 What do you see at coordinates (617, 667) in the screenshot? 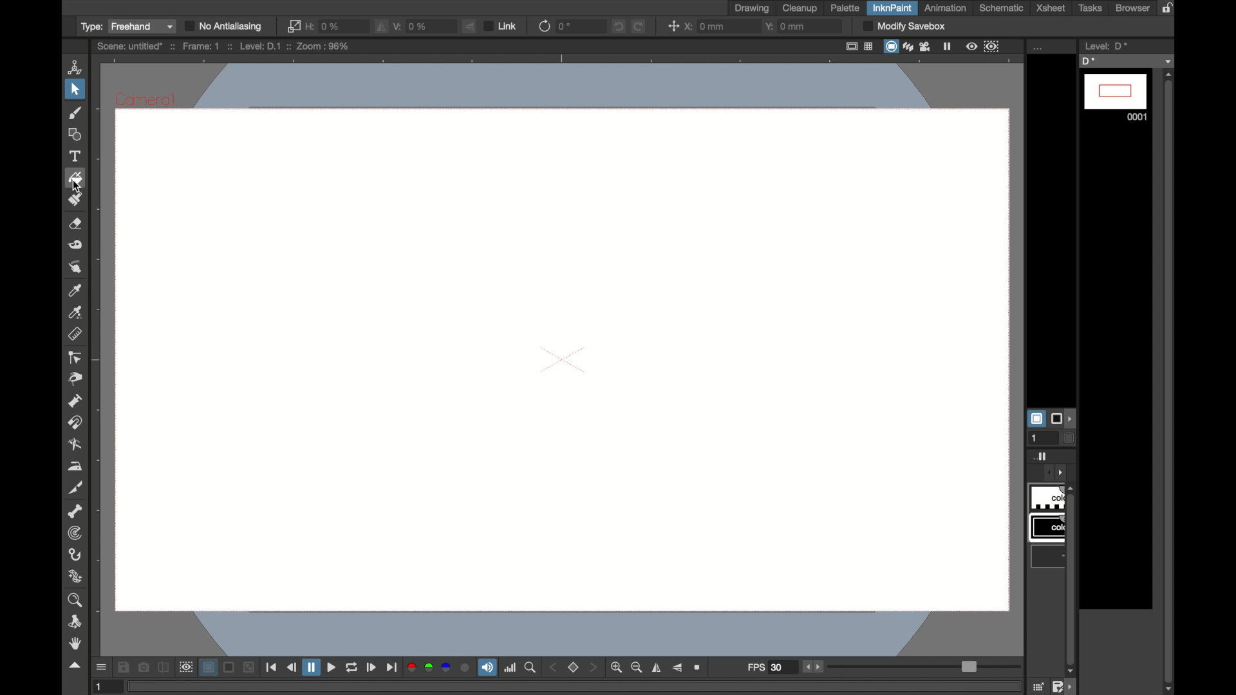
I see `zoom in` at bounding box center [617, 667].